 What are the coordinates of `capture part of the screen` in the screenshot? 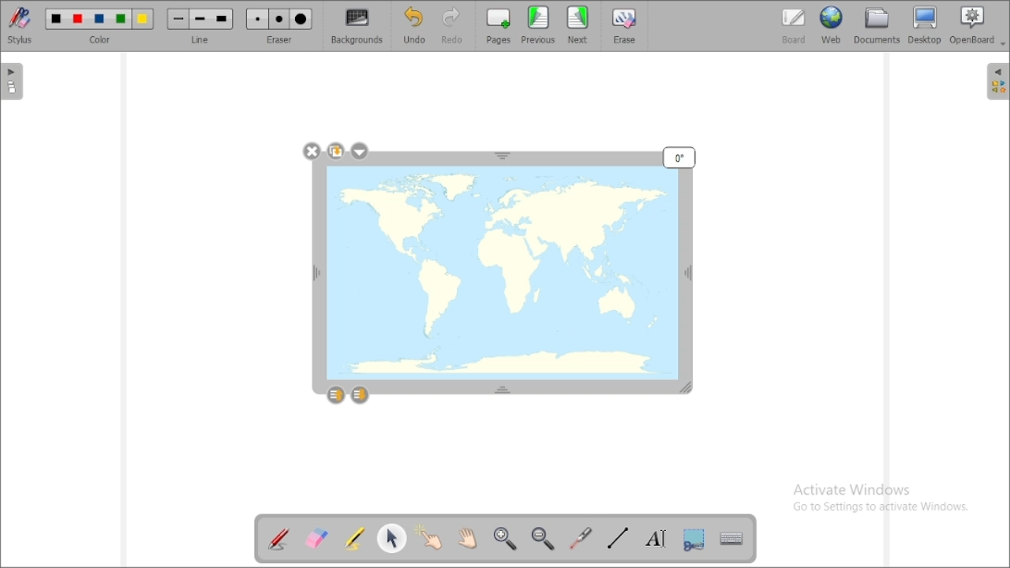 It's located at (694, 540).